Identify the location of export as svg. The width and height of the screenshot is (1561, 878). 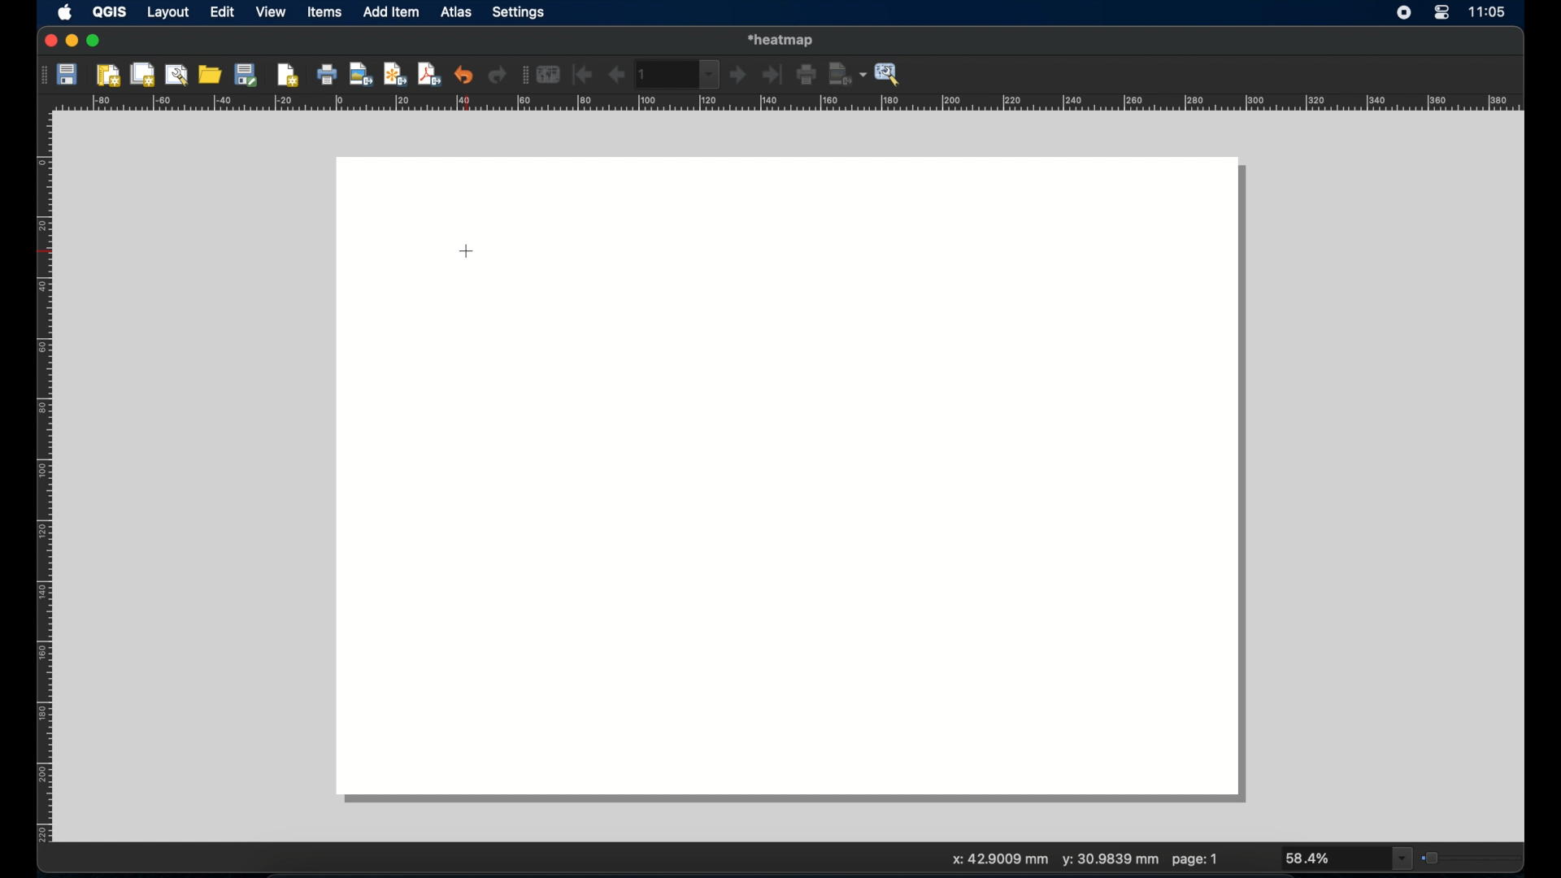
(395, 74).